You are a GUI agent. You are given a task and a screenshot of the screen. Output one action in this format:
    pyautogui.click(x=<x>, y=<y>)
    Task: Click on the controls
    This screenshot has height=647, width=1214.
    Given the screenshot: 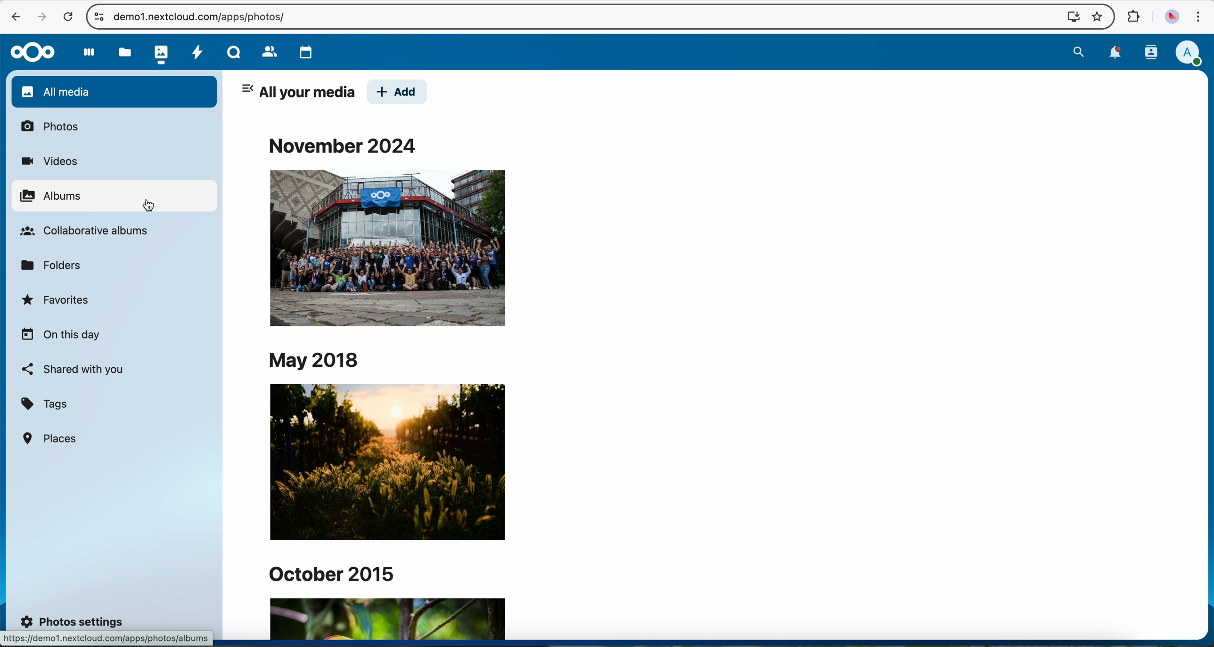 What is the action you would take?
    pyautogui.click(x=98, y=16)
    